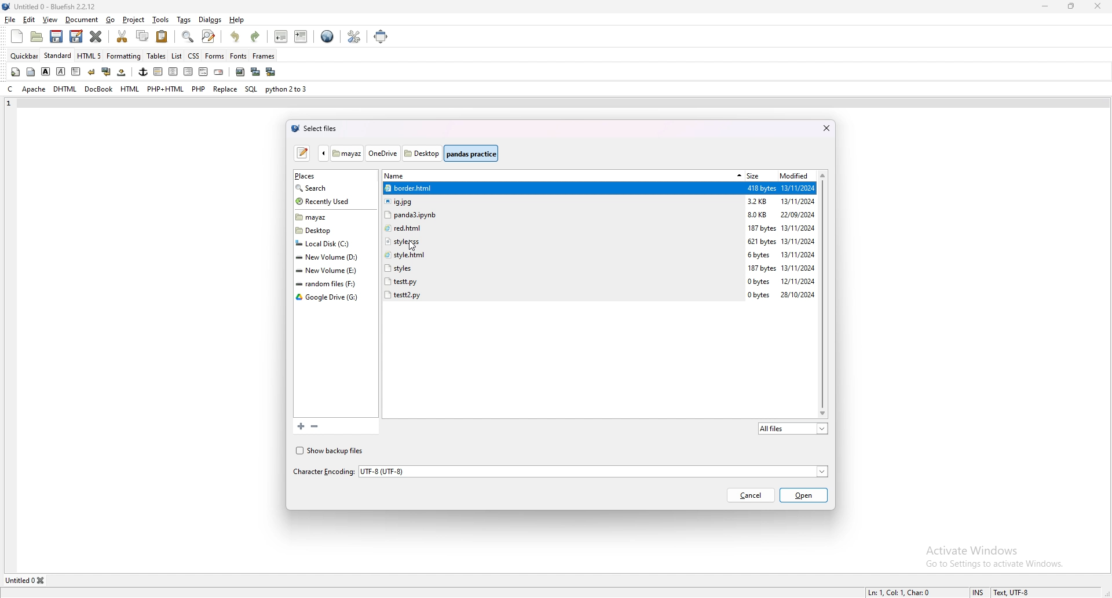  What do you see at coordinates (332, 271) in the screenshot?
I see `folder` at bounding box center [332, 271].